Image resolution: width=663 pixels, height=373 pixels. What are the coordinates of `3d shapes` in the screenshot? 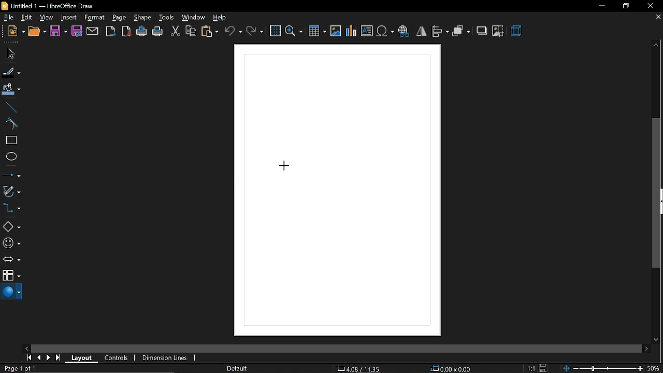 It's located at (11, 293).